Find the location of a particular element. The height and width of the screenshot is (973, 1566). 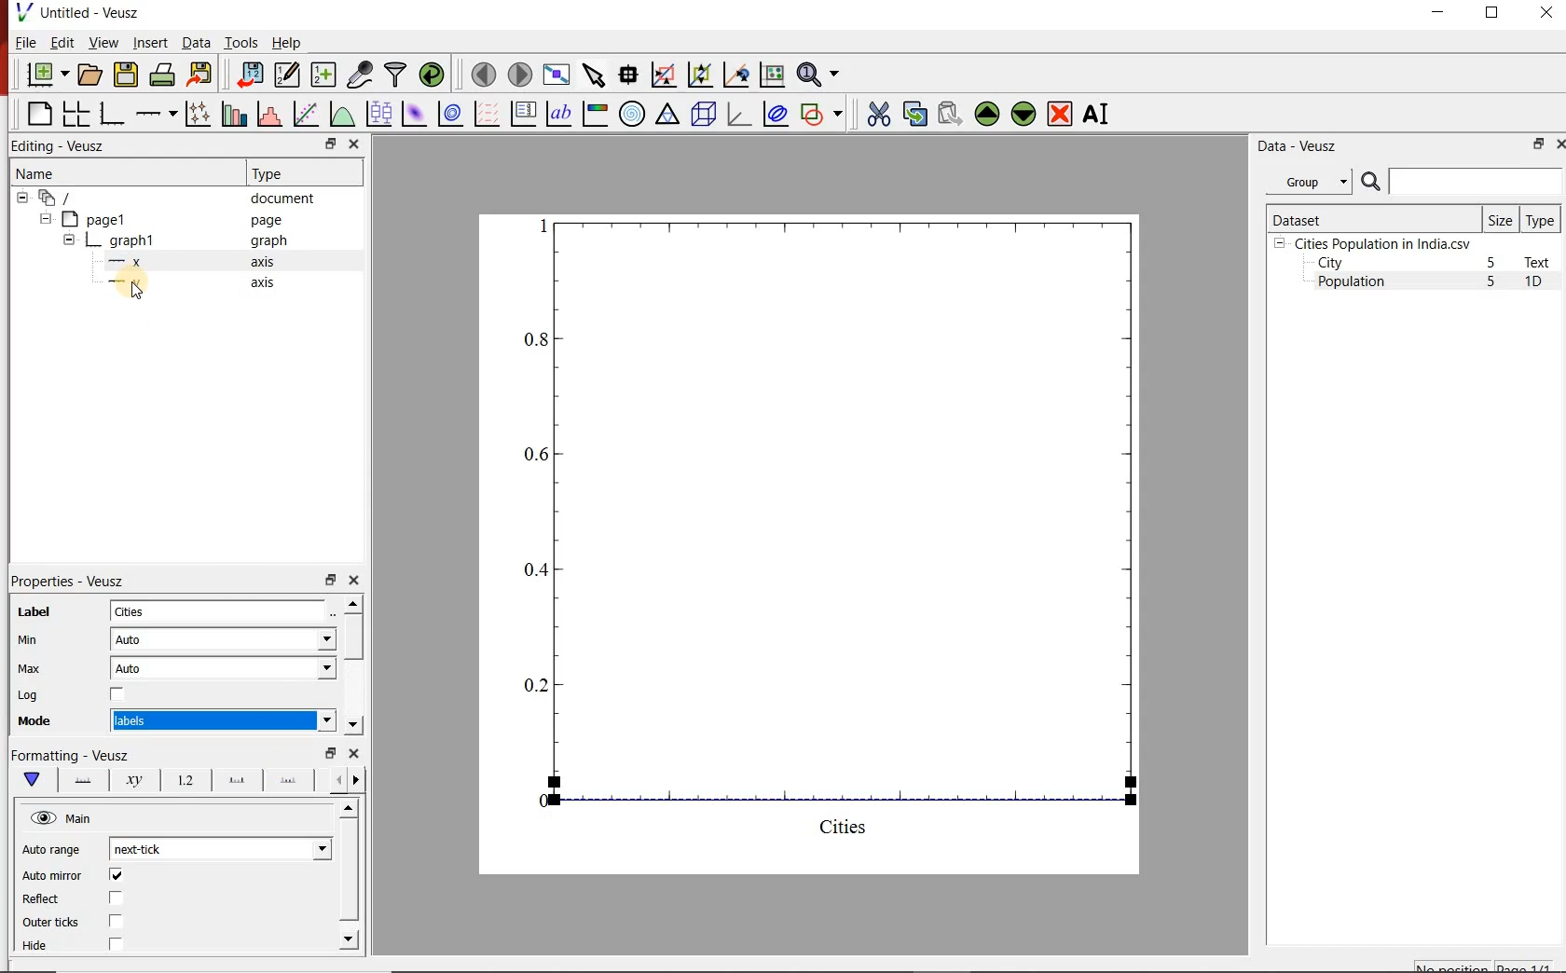

click to recenter graph axes is located at coordinates (735, 75).